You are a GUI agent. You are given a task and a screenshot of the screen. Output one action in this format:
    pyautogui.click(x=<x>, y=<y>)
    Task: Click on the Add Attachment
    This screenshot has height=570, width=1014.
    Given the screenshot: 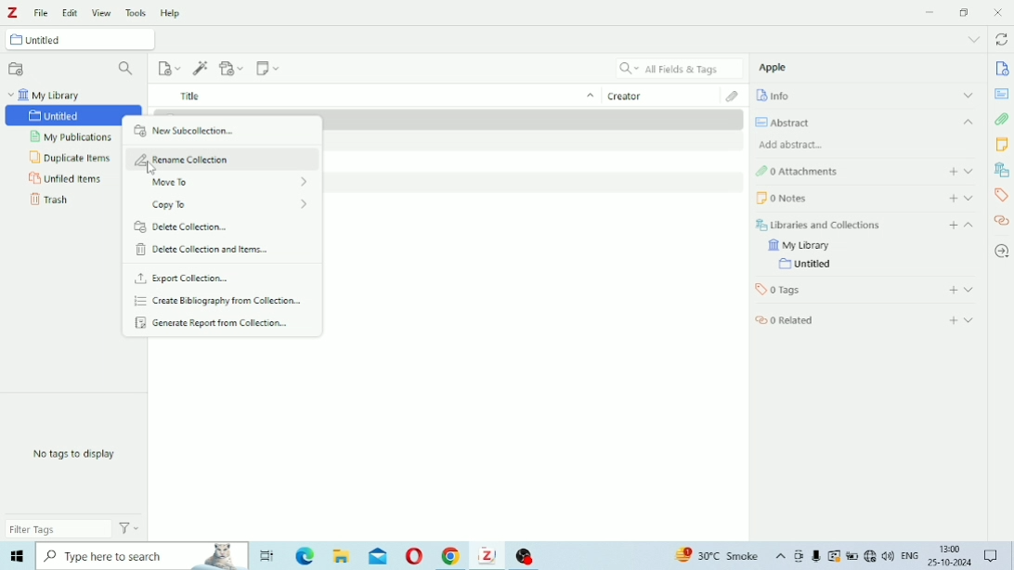 What is the action you would take?
    pyautogui.click(x=231, y=68)
    